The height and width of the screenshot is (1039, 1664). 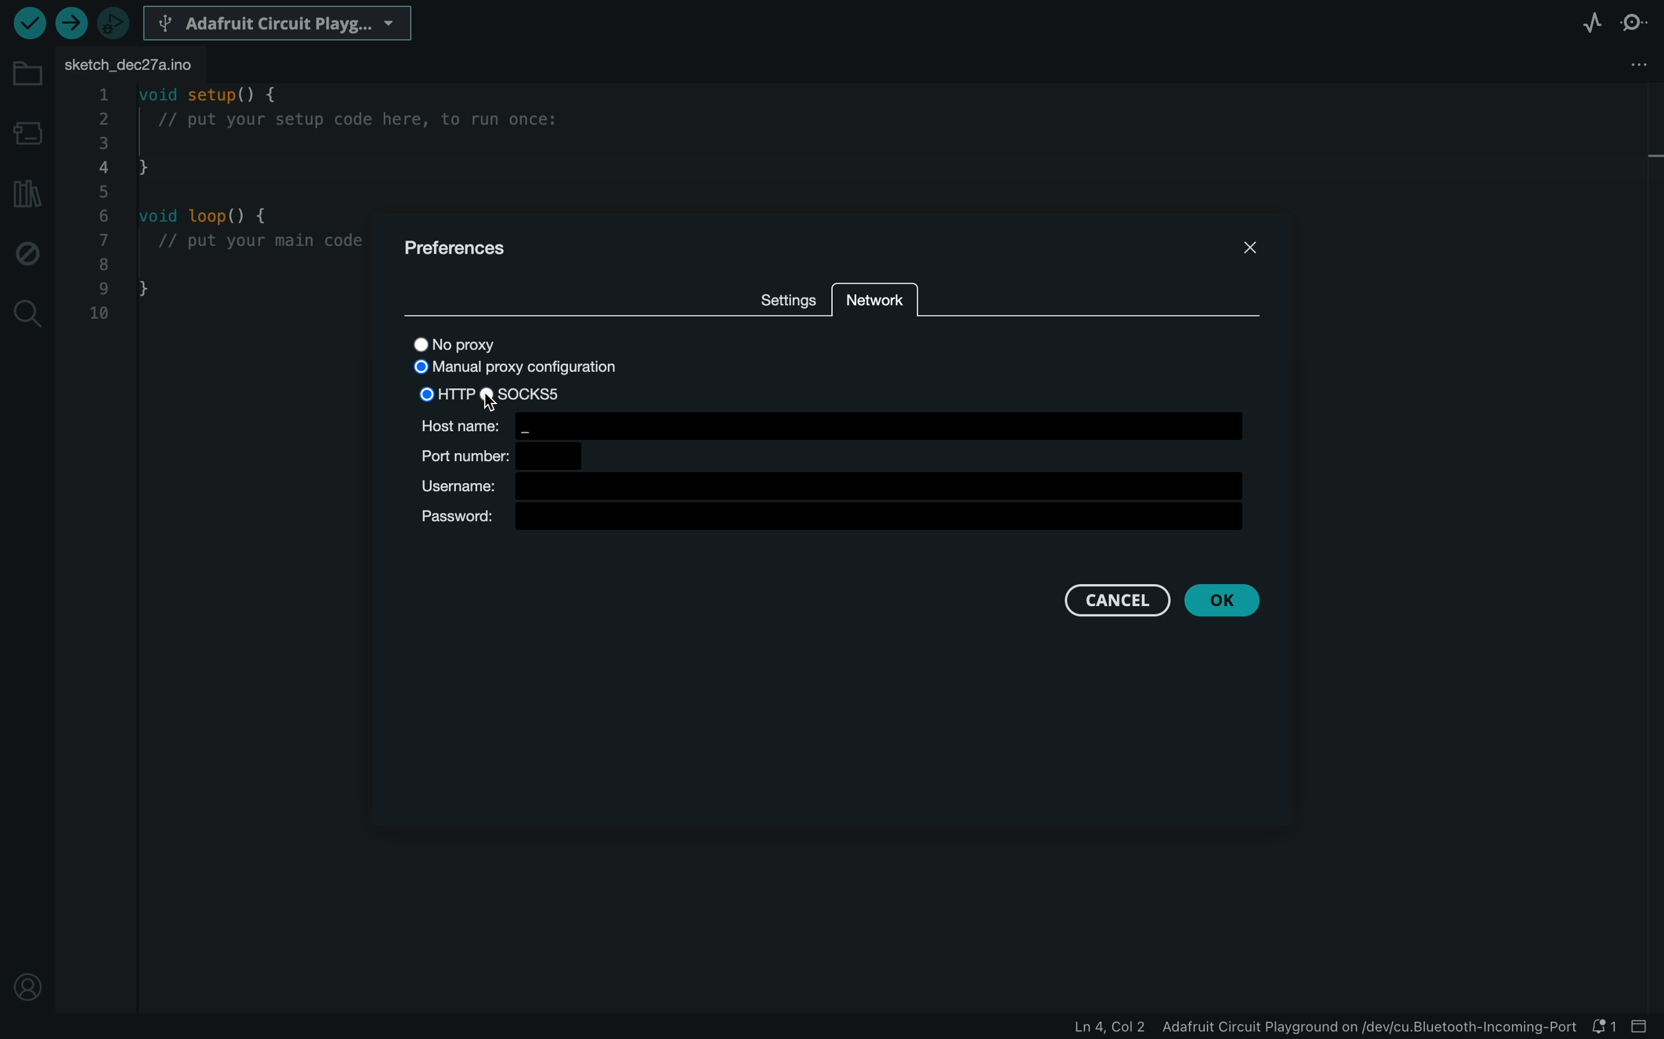 What do you see at coordinates (1247, 244) in the screenshot?
I see `close` at bounding box center [1247, 244].